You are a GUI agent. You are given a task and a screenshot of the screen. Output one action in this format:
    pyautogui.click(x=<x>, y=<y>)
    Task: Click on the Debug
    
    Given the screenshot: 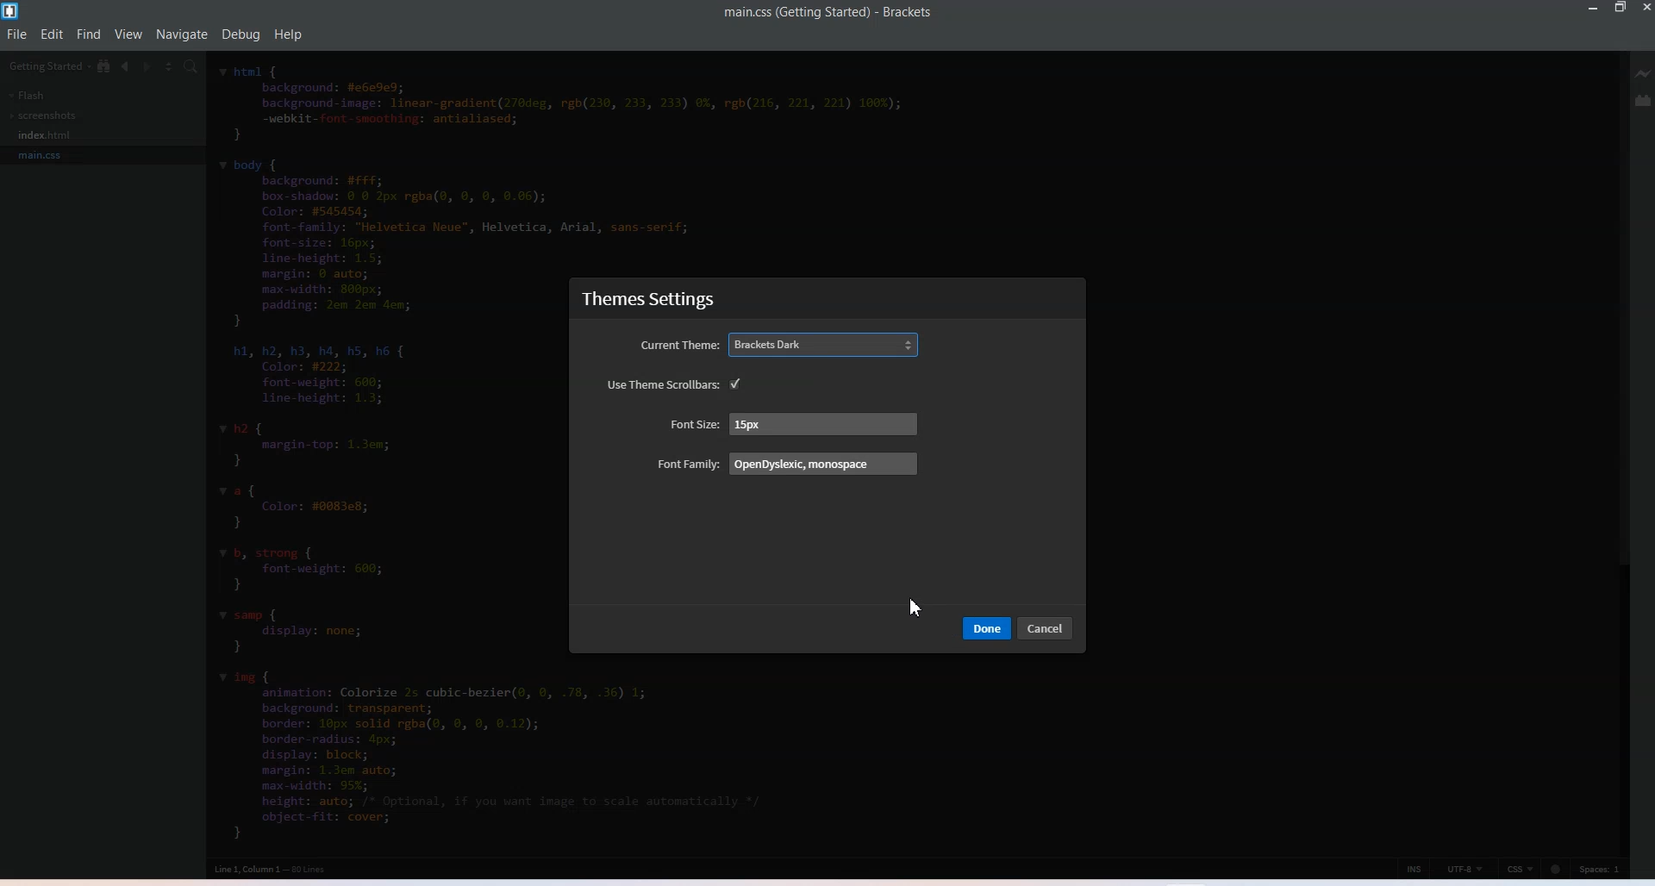 What is the action you would take?
    pyautogui.click(x=241, y=34)
    